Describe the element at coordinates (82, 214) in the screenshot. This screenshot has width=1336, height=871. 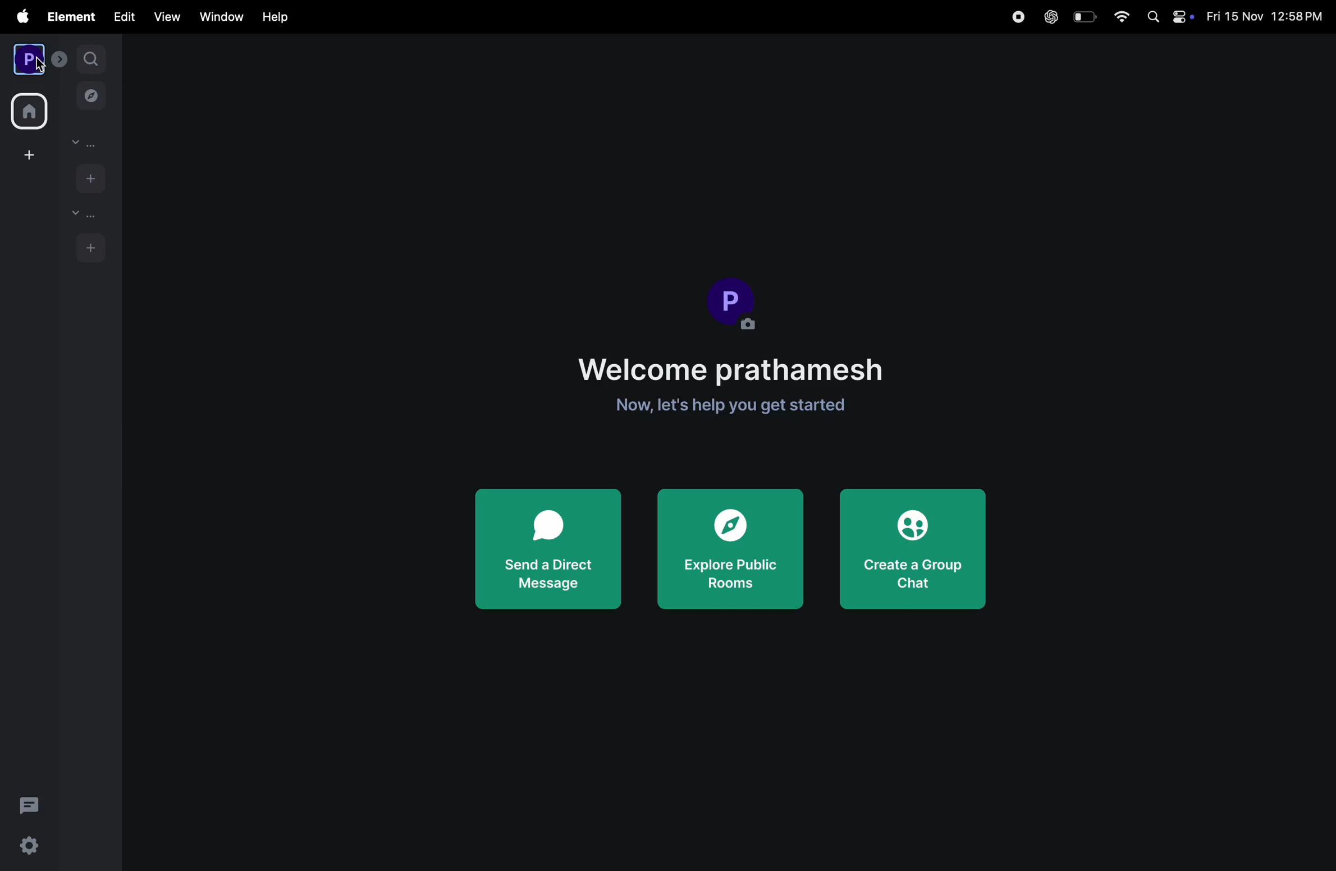
I see `rooms` at that location.